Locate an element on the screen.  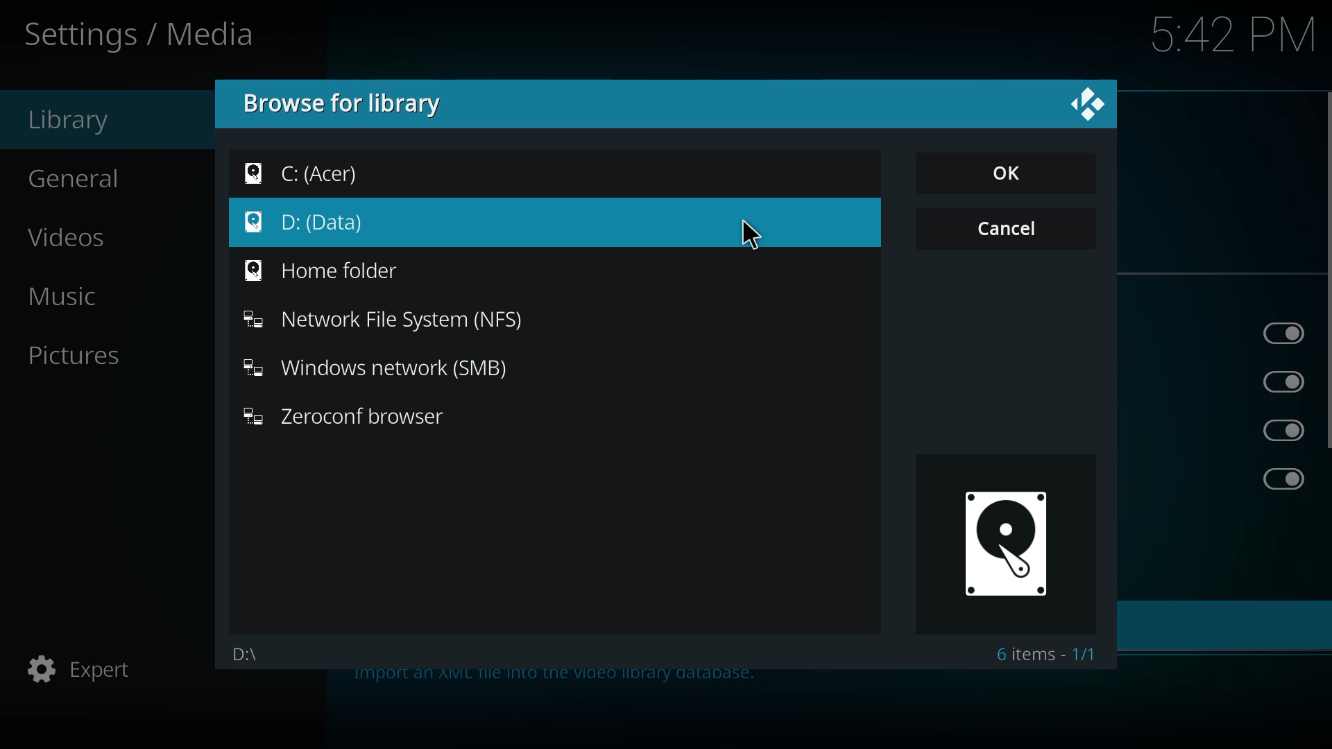
nfs is located at coordinates (395, 319).